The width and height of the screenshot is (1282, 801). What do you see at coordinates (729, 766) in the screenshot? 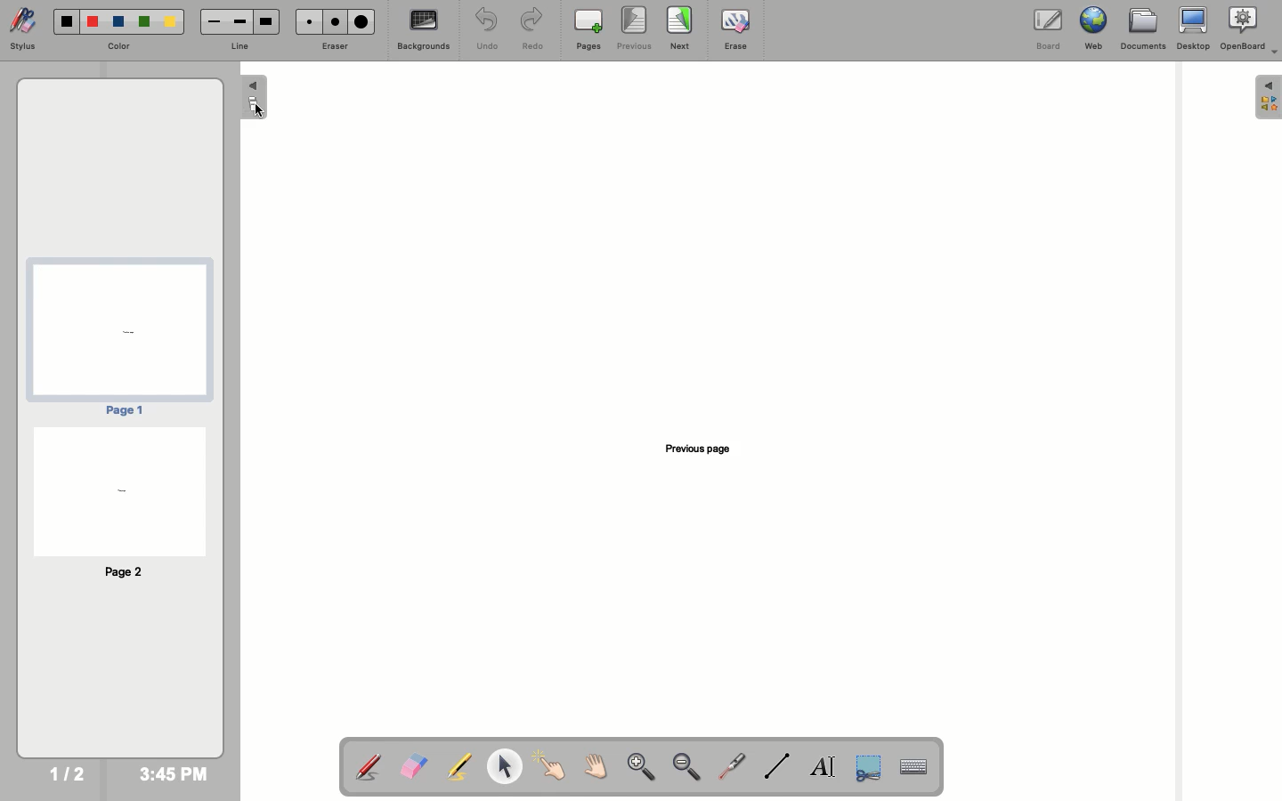
I see `Virtual laser pointer` at bounding box center [729, 766].